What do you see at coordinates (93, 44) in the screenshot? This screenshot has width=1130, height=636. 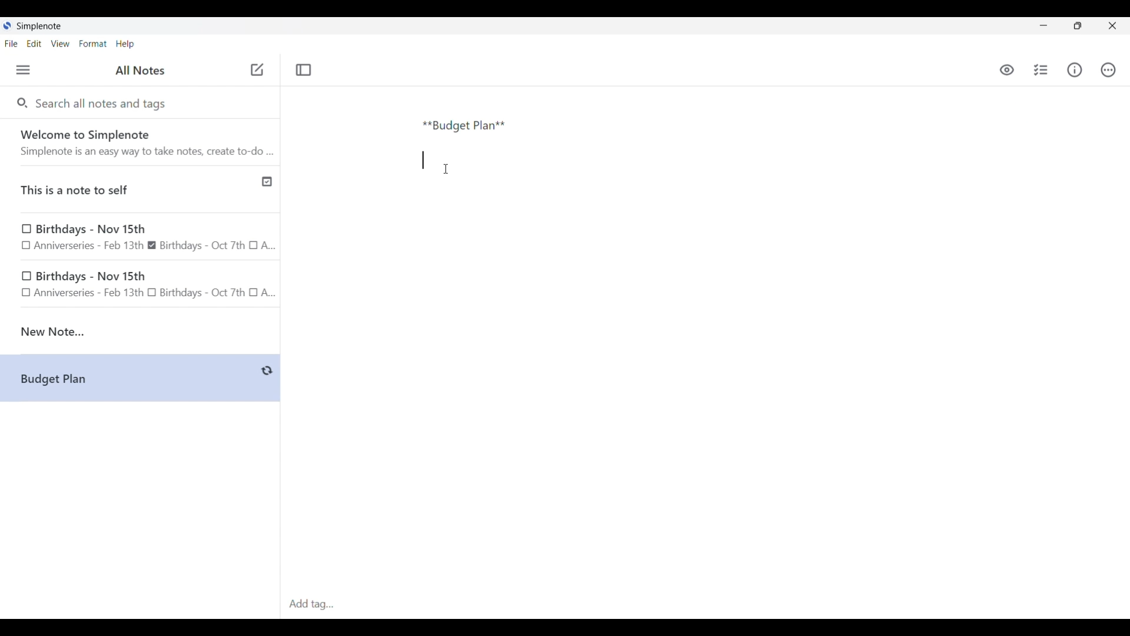 I see `Format menu` at bounding box center [93, 44].